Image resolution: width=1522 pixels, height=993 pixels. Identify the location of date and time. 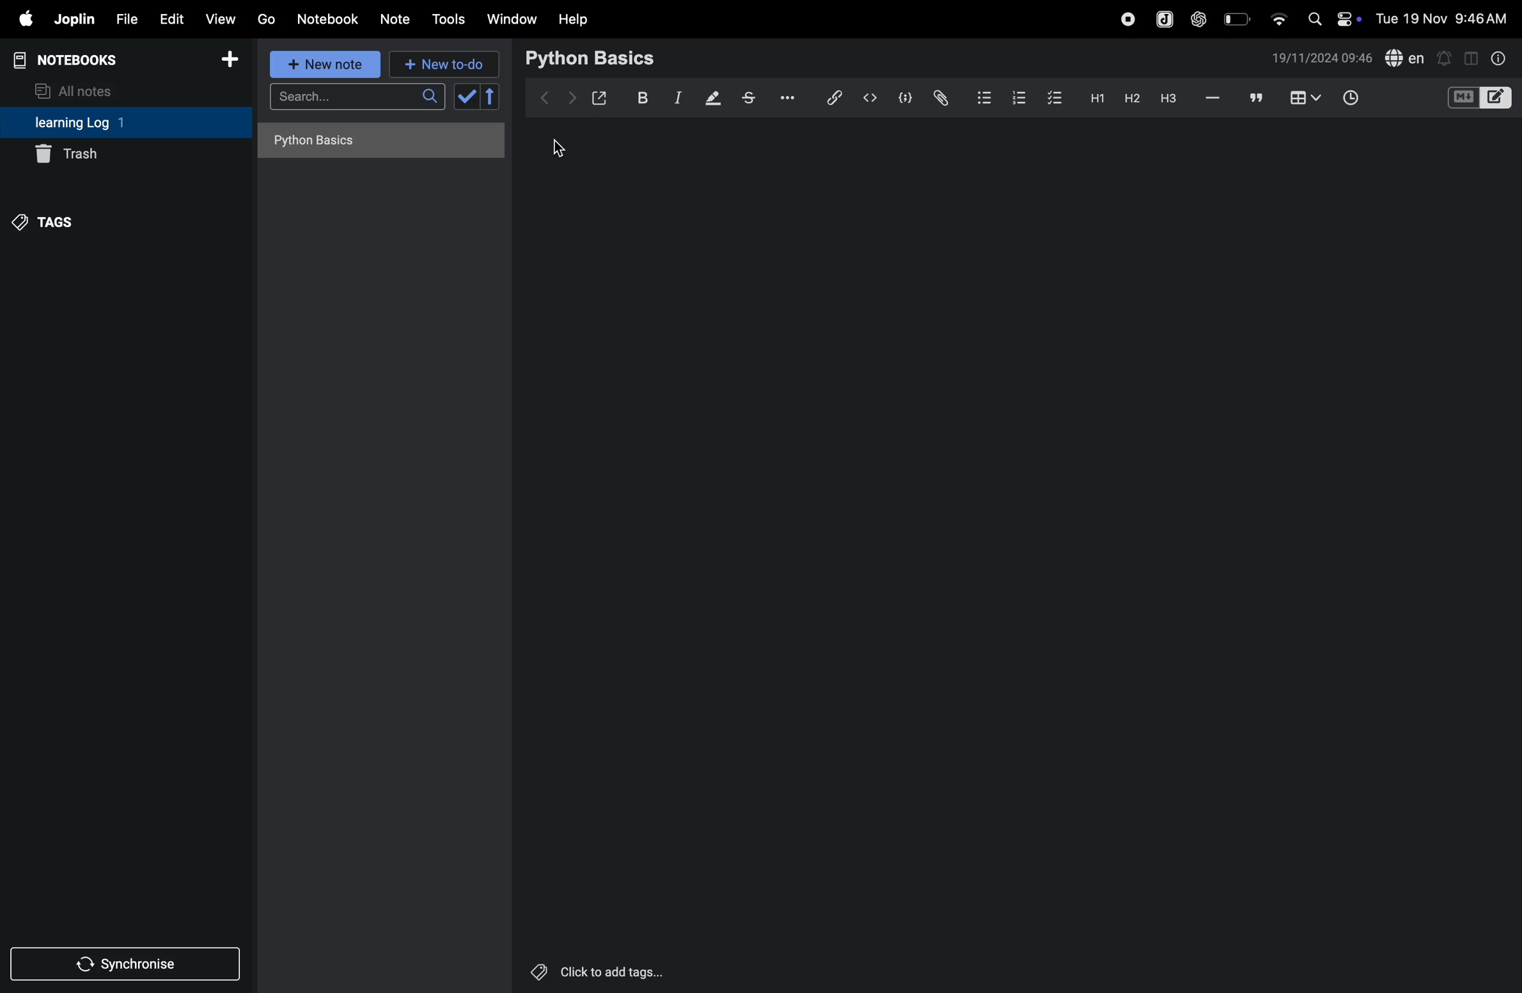
(1322, 58).